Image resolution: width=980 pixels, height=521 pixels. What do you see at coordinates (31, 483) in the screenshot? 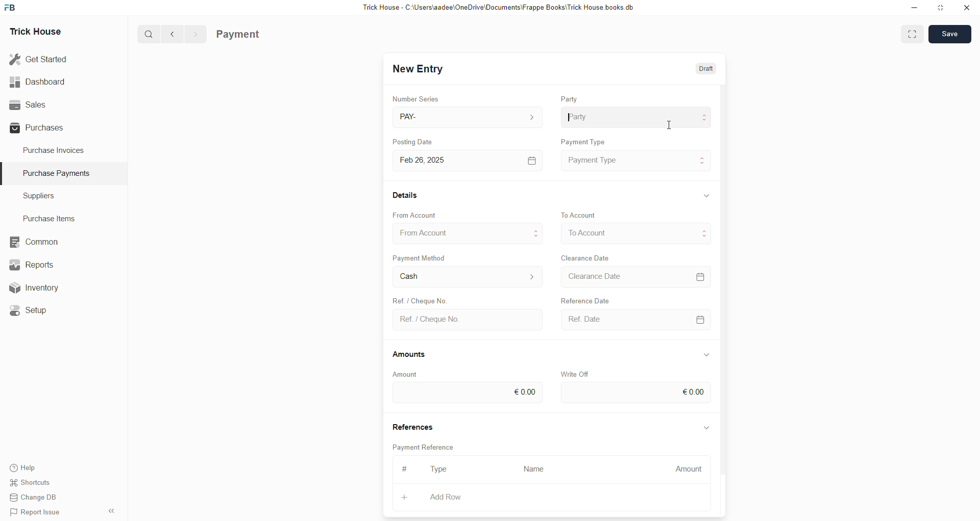
I see `Shortcuts` at bounding box center [31, 483].